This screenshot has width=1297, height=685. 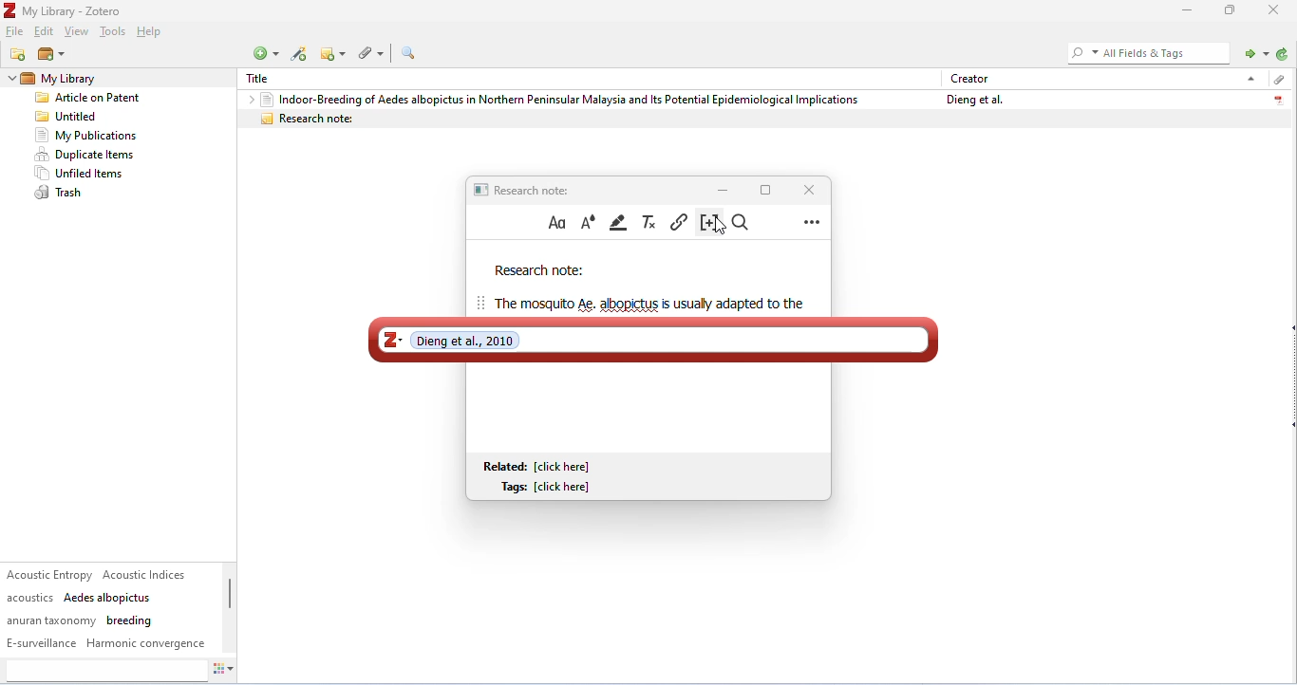 What do you see at coordinates (557, 223) in the screenshot?
I see `format text` at bounding box center [557, 223].